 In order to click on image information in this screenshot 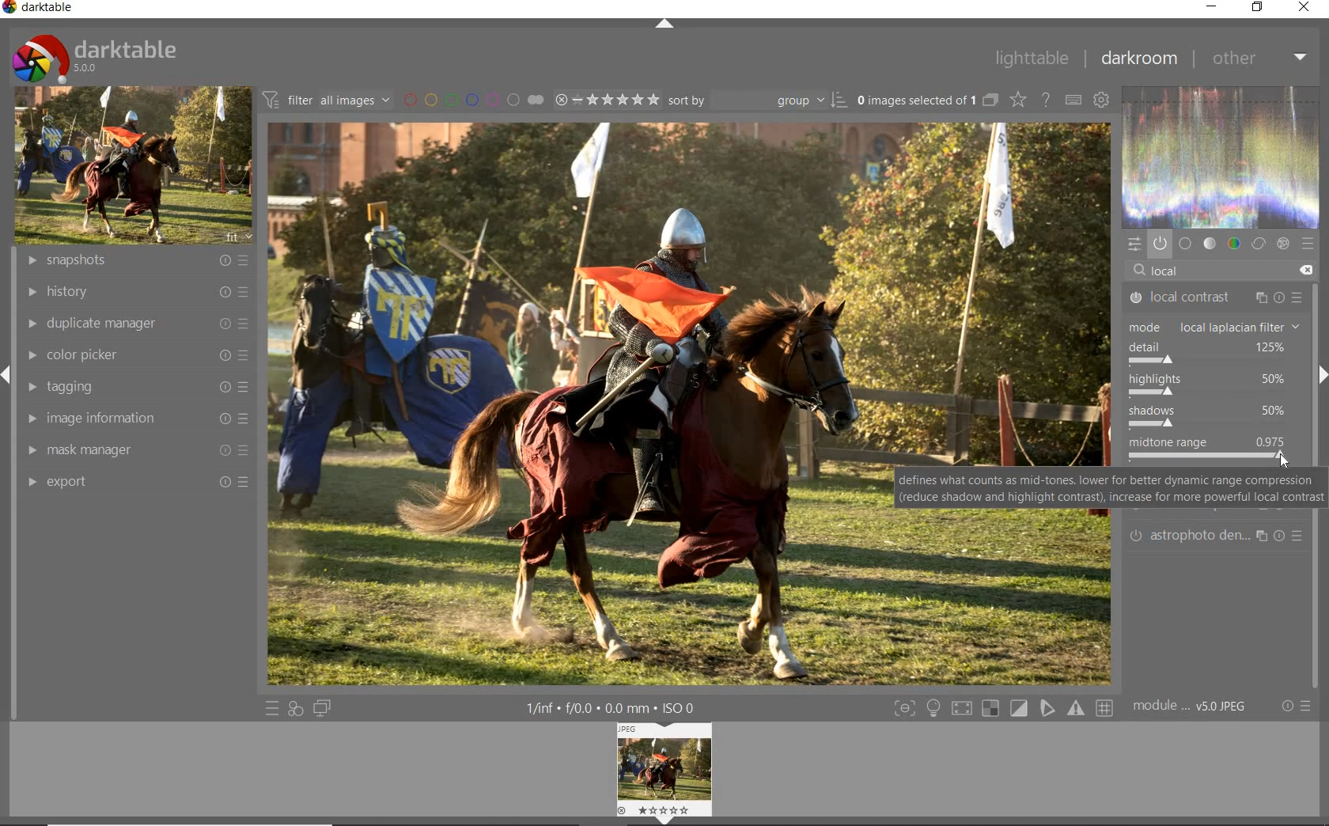, I will do `click(134, 421)`.